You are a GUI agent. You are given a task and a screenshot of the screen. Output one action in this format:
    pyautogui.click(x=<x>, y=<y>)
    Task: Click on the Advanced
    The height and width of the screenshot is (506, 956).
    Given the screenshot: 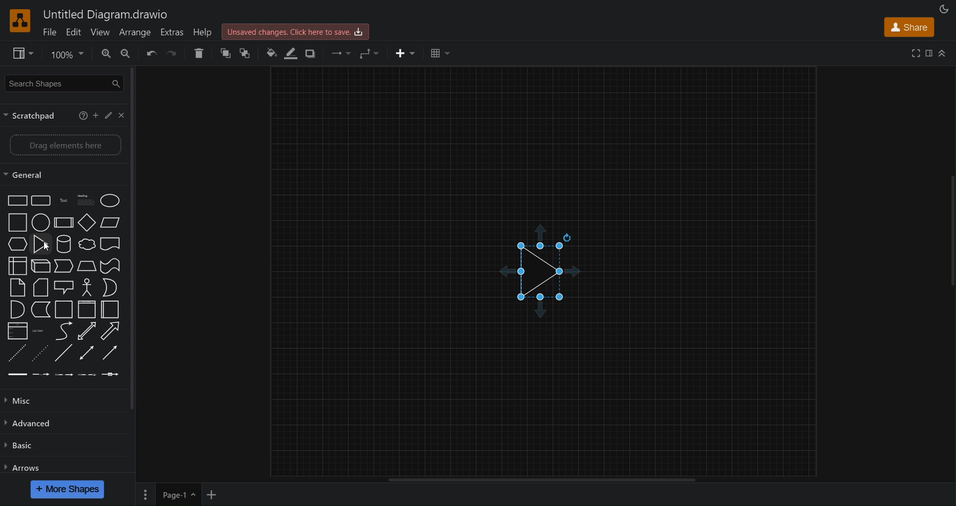 What is the action you would take?
    pyautogui.click(x=32, y=426)
    